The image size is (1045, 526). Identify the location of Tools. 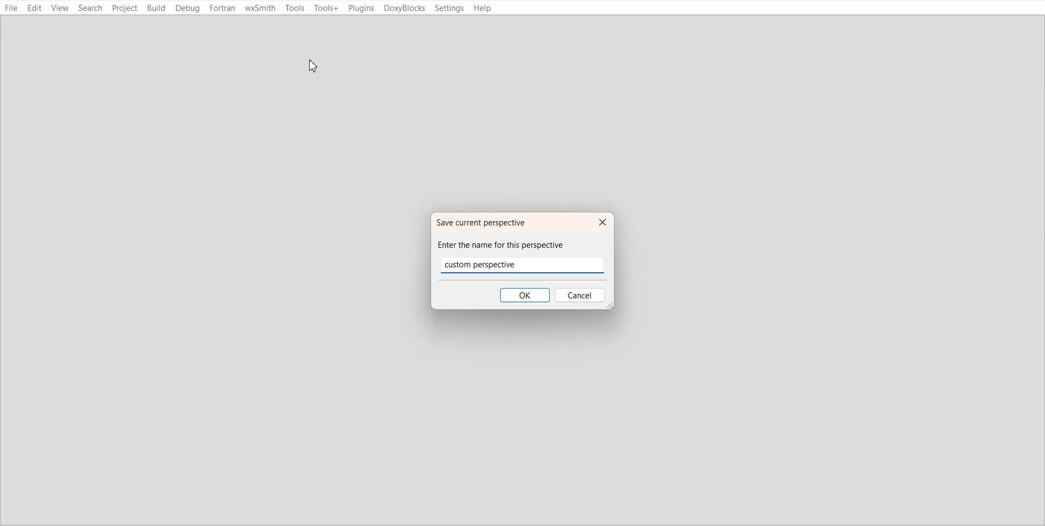
(294, 8).